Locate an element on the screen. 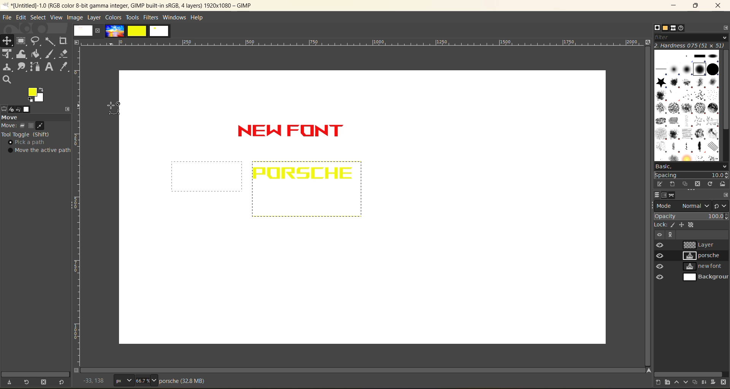 The width and height of the screenshot is (730, 389). metadata is located at coordinates (182, 381).